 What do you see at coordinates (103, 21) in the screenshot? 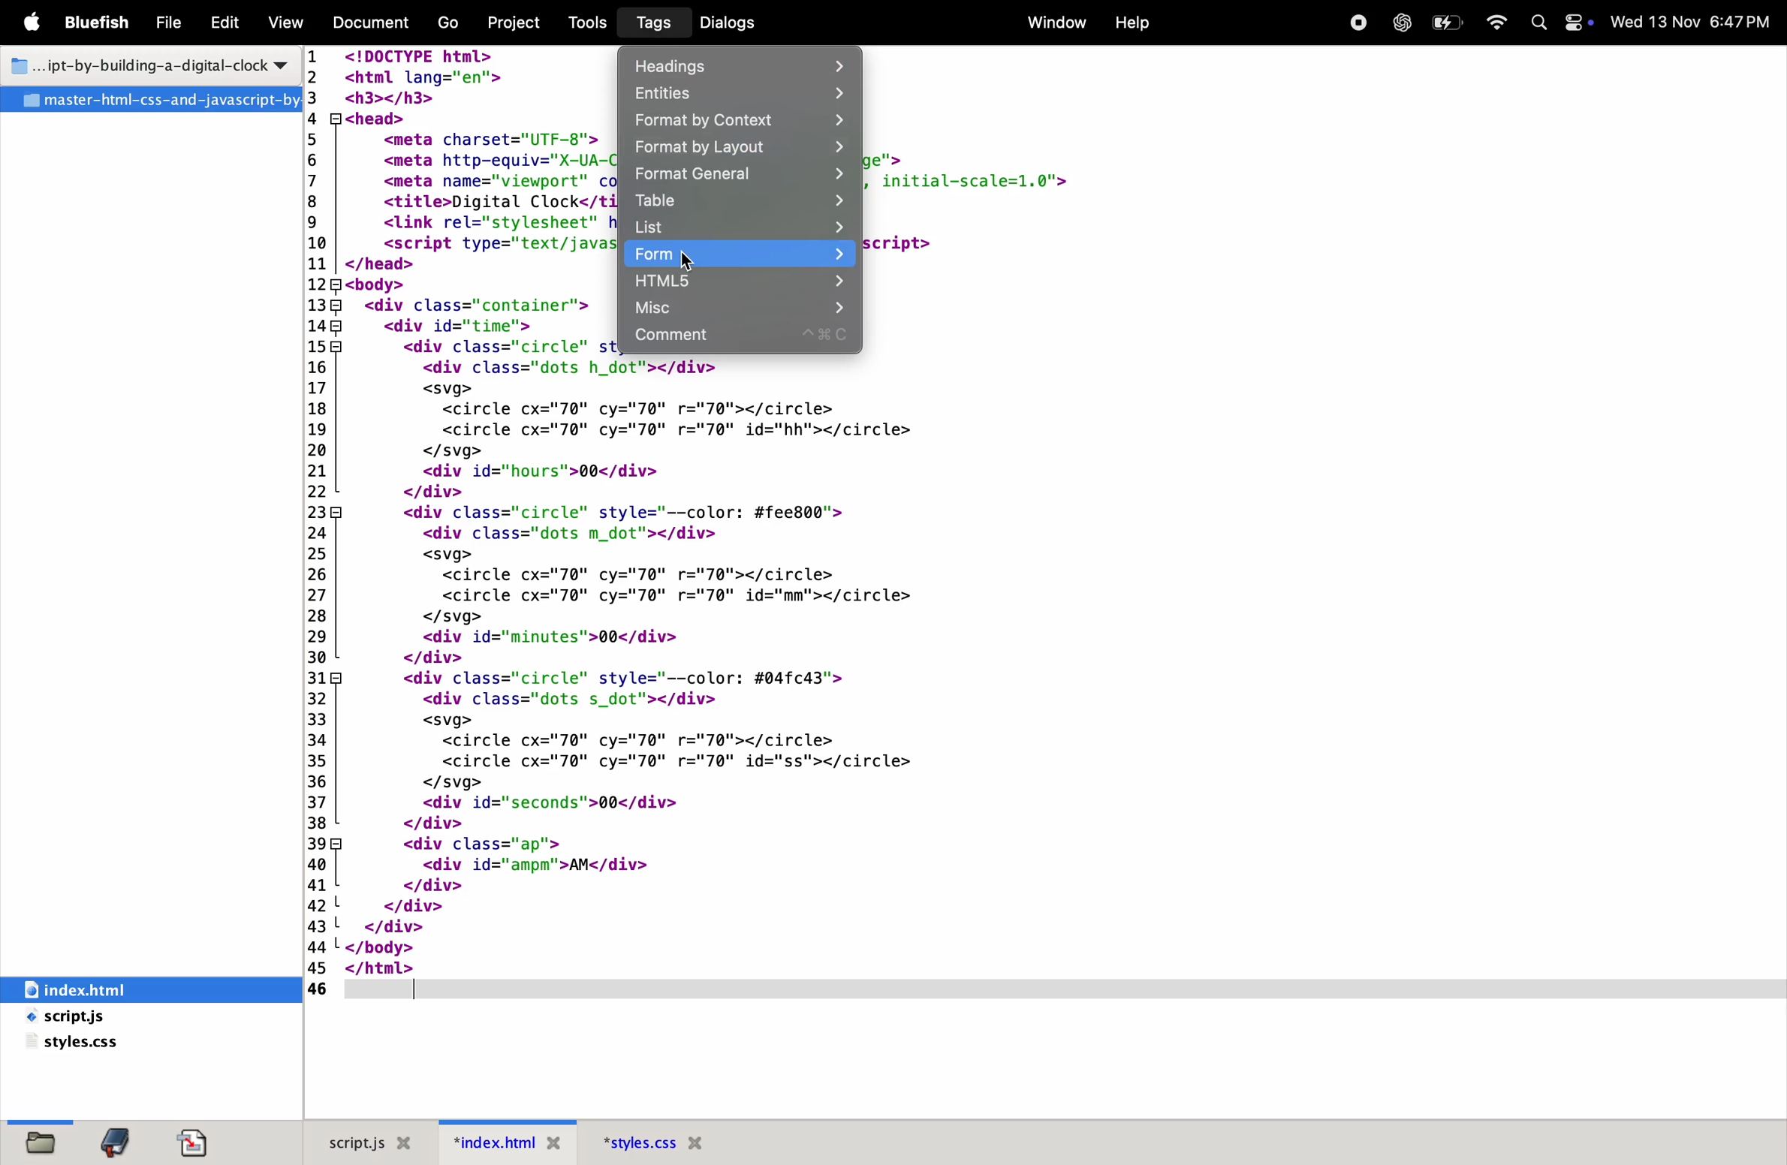
I see `Blue fish` at bounding box center [103, 21].